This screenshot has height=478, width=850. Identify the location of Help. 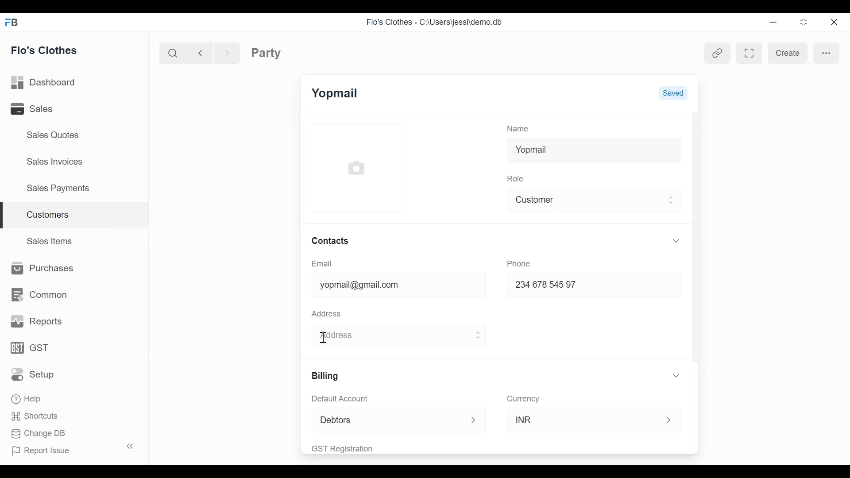
(27, 397).